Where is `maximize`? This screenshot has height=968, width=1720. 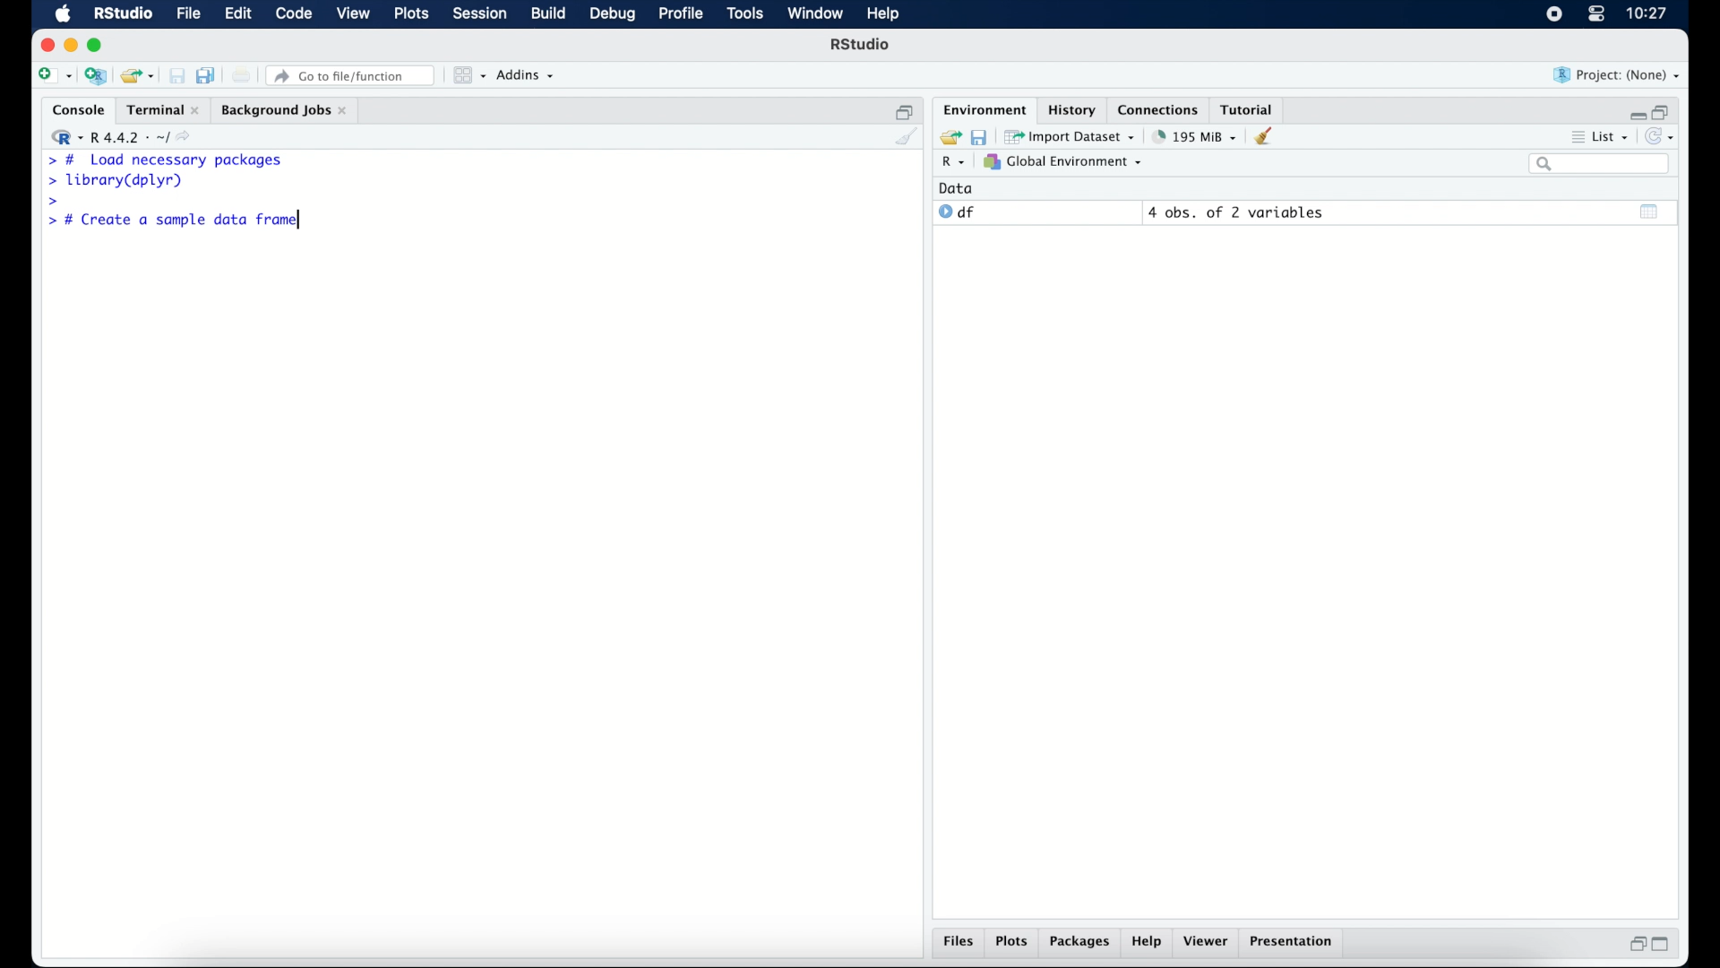 maximize is located at coordinates (98, 45).